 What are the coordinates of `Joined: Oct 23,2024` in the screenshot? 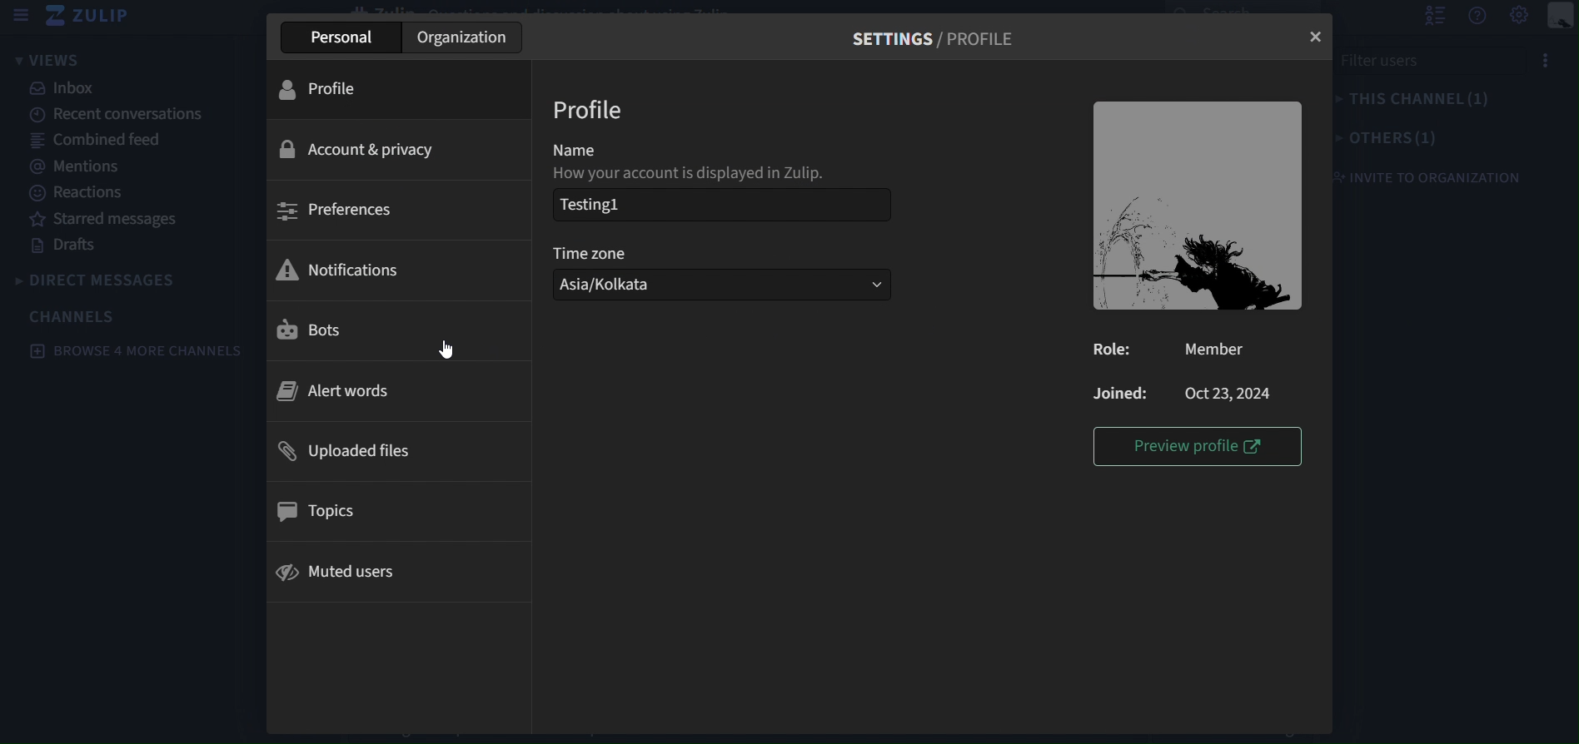 It's located at (1193, 393).